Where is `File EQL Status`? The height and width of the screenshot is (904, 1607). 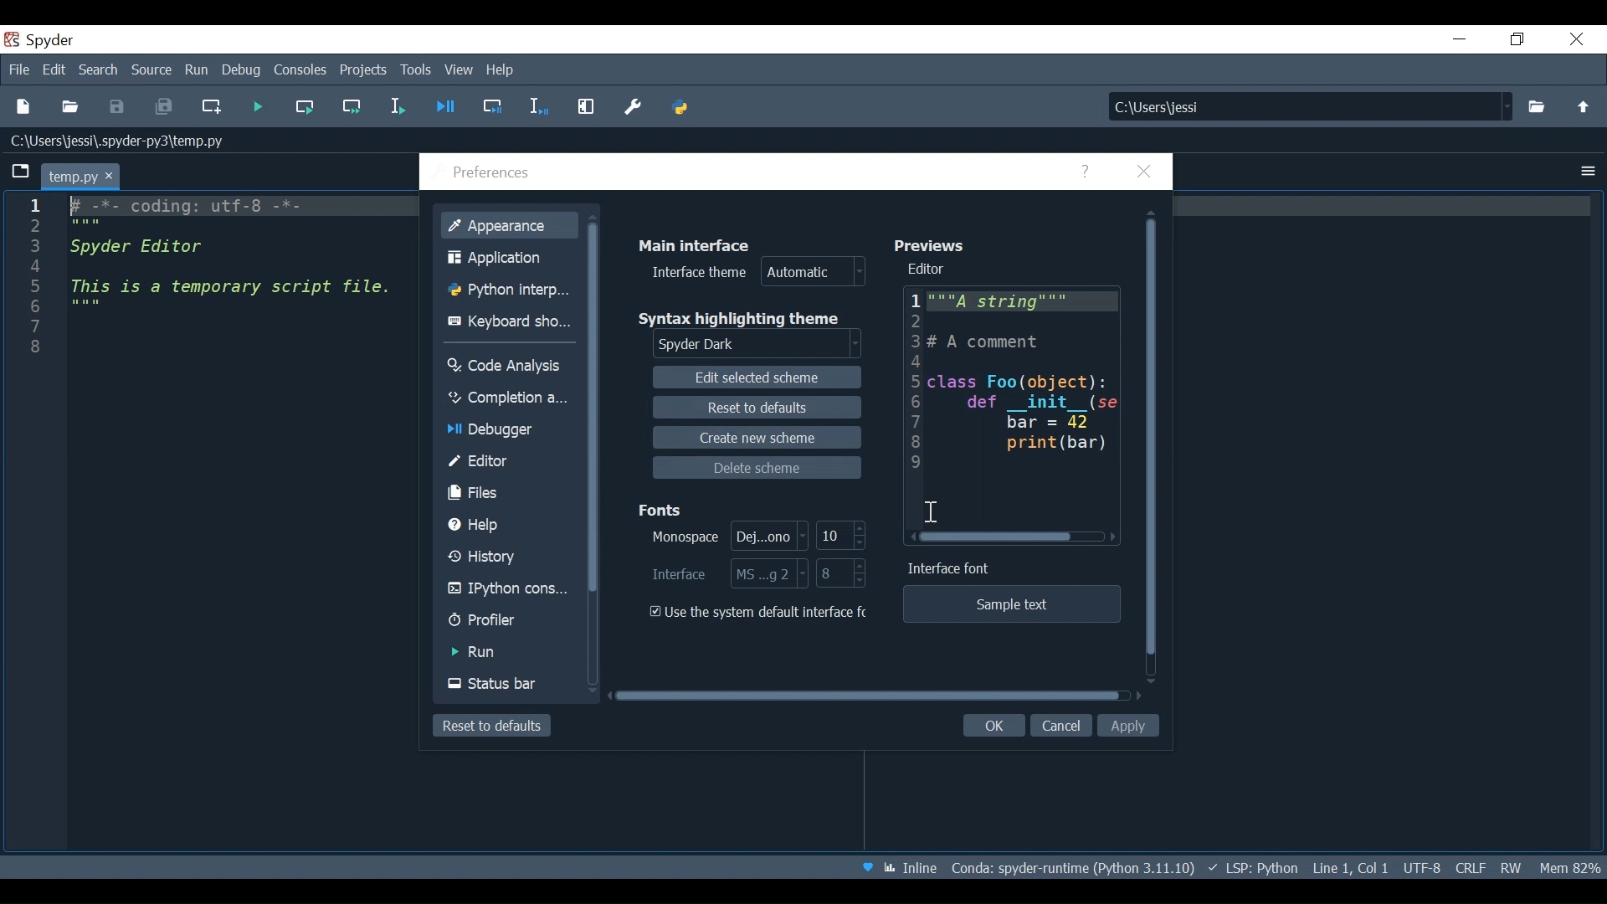
File EQL Status is located at coordinates (1468, 868).